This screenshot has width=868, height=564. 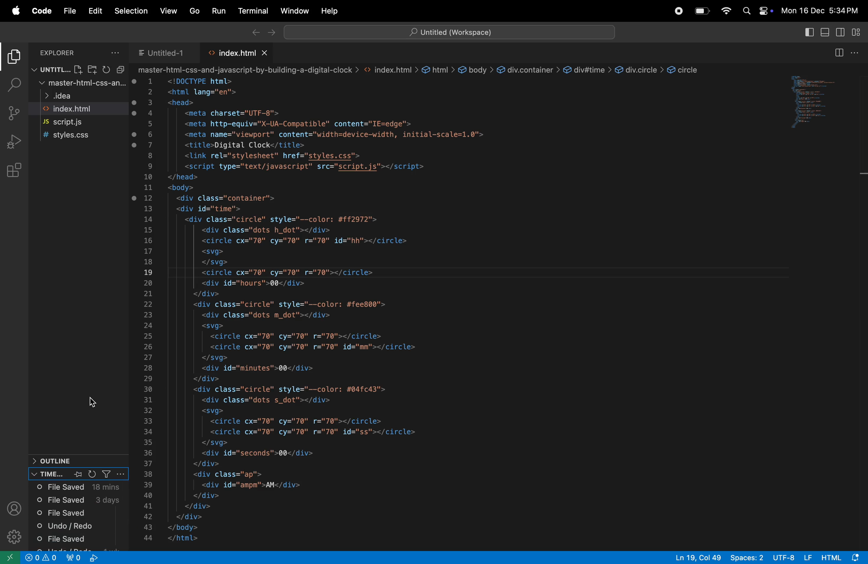 What do you see at coordinates (201, 81) in the screenshot?
I see `<!DOCTYPE html>` at bounding box center [201, 81].